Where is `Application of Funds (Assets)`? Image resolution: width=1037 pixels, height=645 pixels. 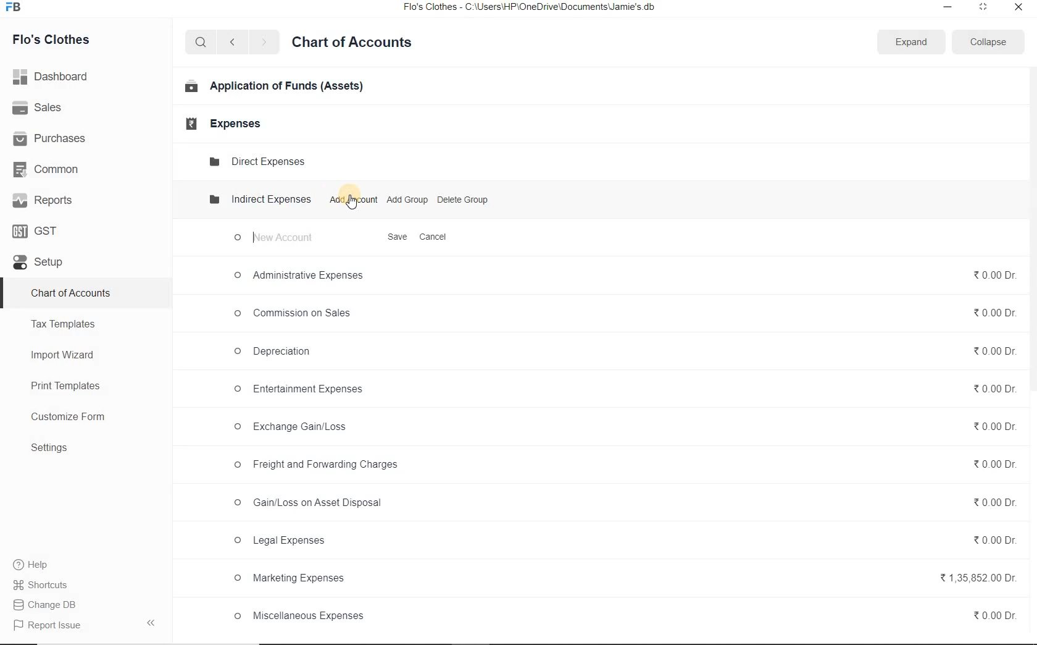
Application of Funds (Assets) is located at coordinates (275, 87).